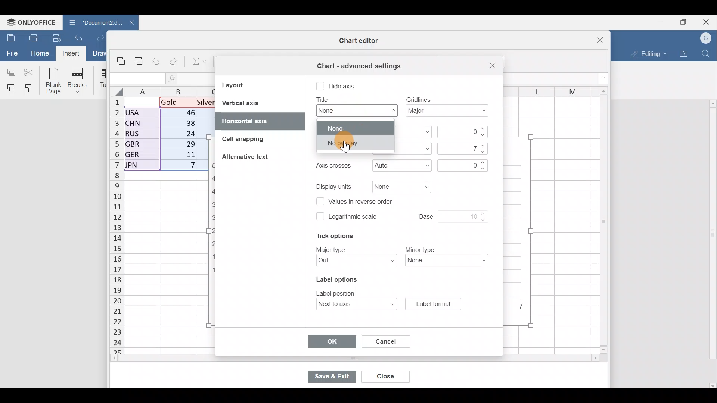 The width and height of the screenshot is (717, 403). Describe the element at coordinates (433, 303) in the screenshot. I see `Label format` at that location.